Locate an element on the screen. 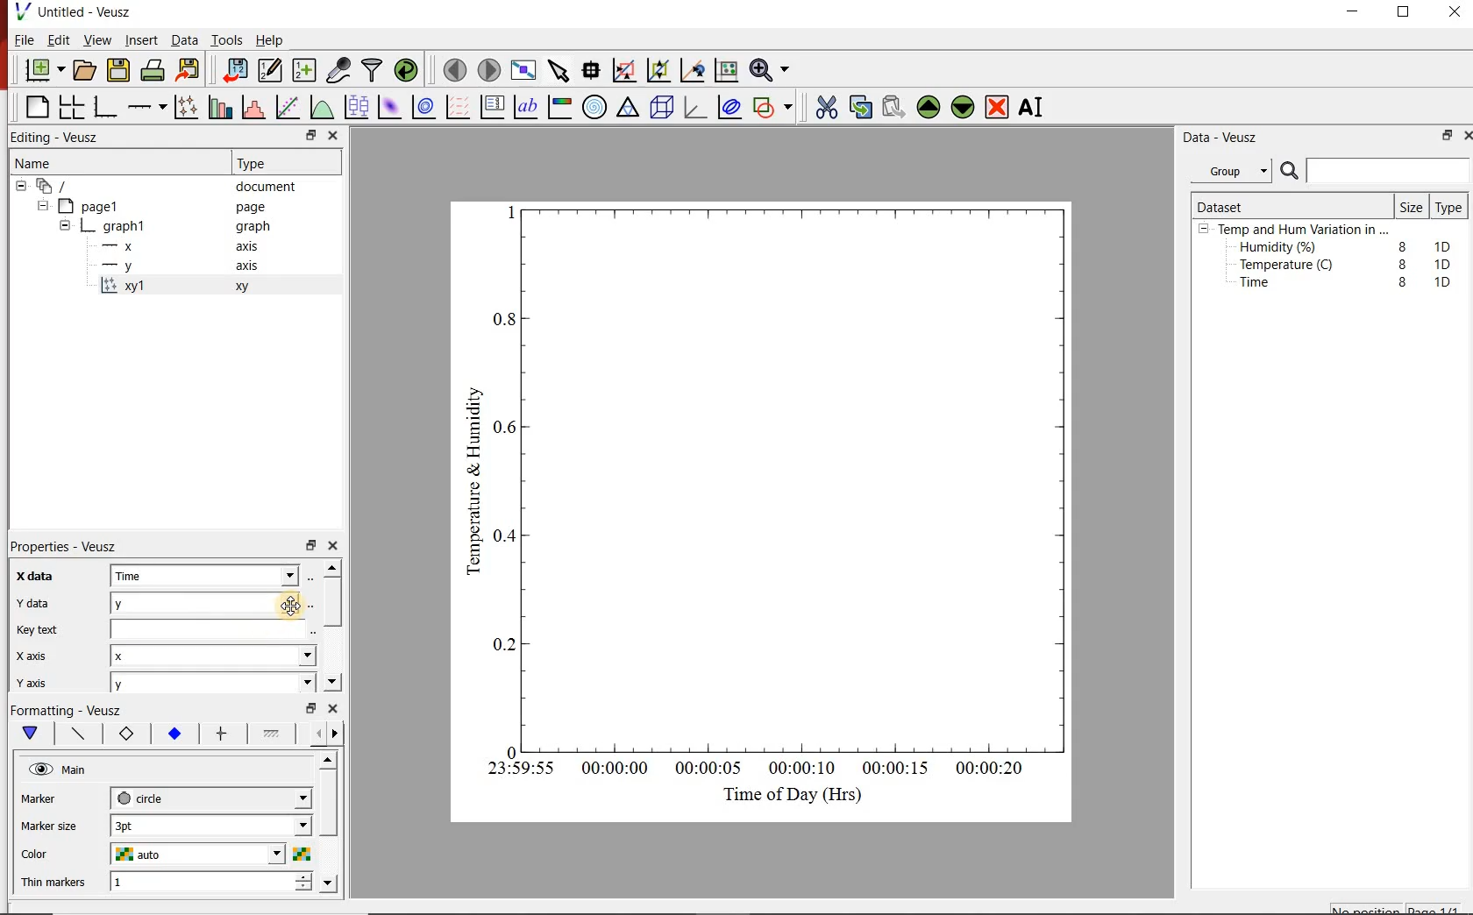  Edit and enter new datasets is located at coordinates (271, 71).